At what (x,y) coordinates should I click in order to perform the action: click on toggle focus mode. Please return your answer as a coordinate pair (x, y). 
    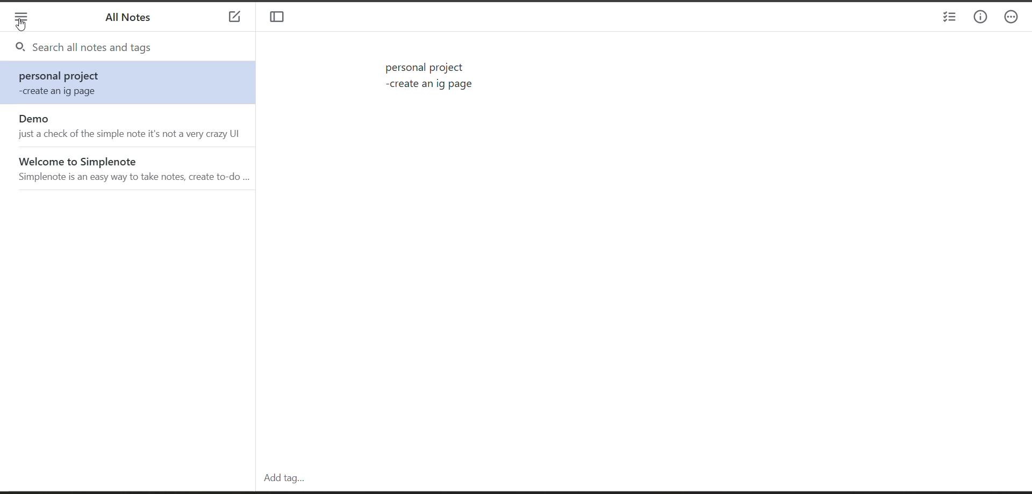
    Looking at the image, I should click on (281, 18).